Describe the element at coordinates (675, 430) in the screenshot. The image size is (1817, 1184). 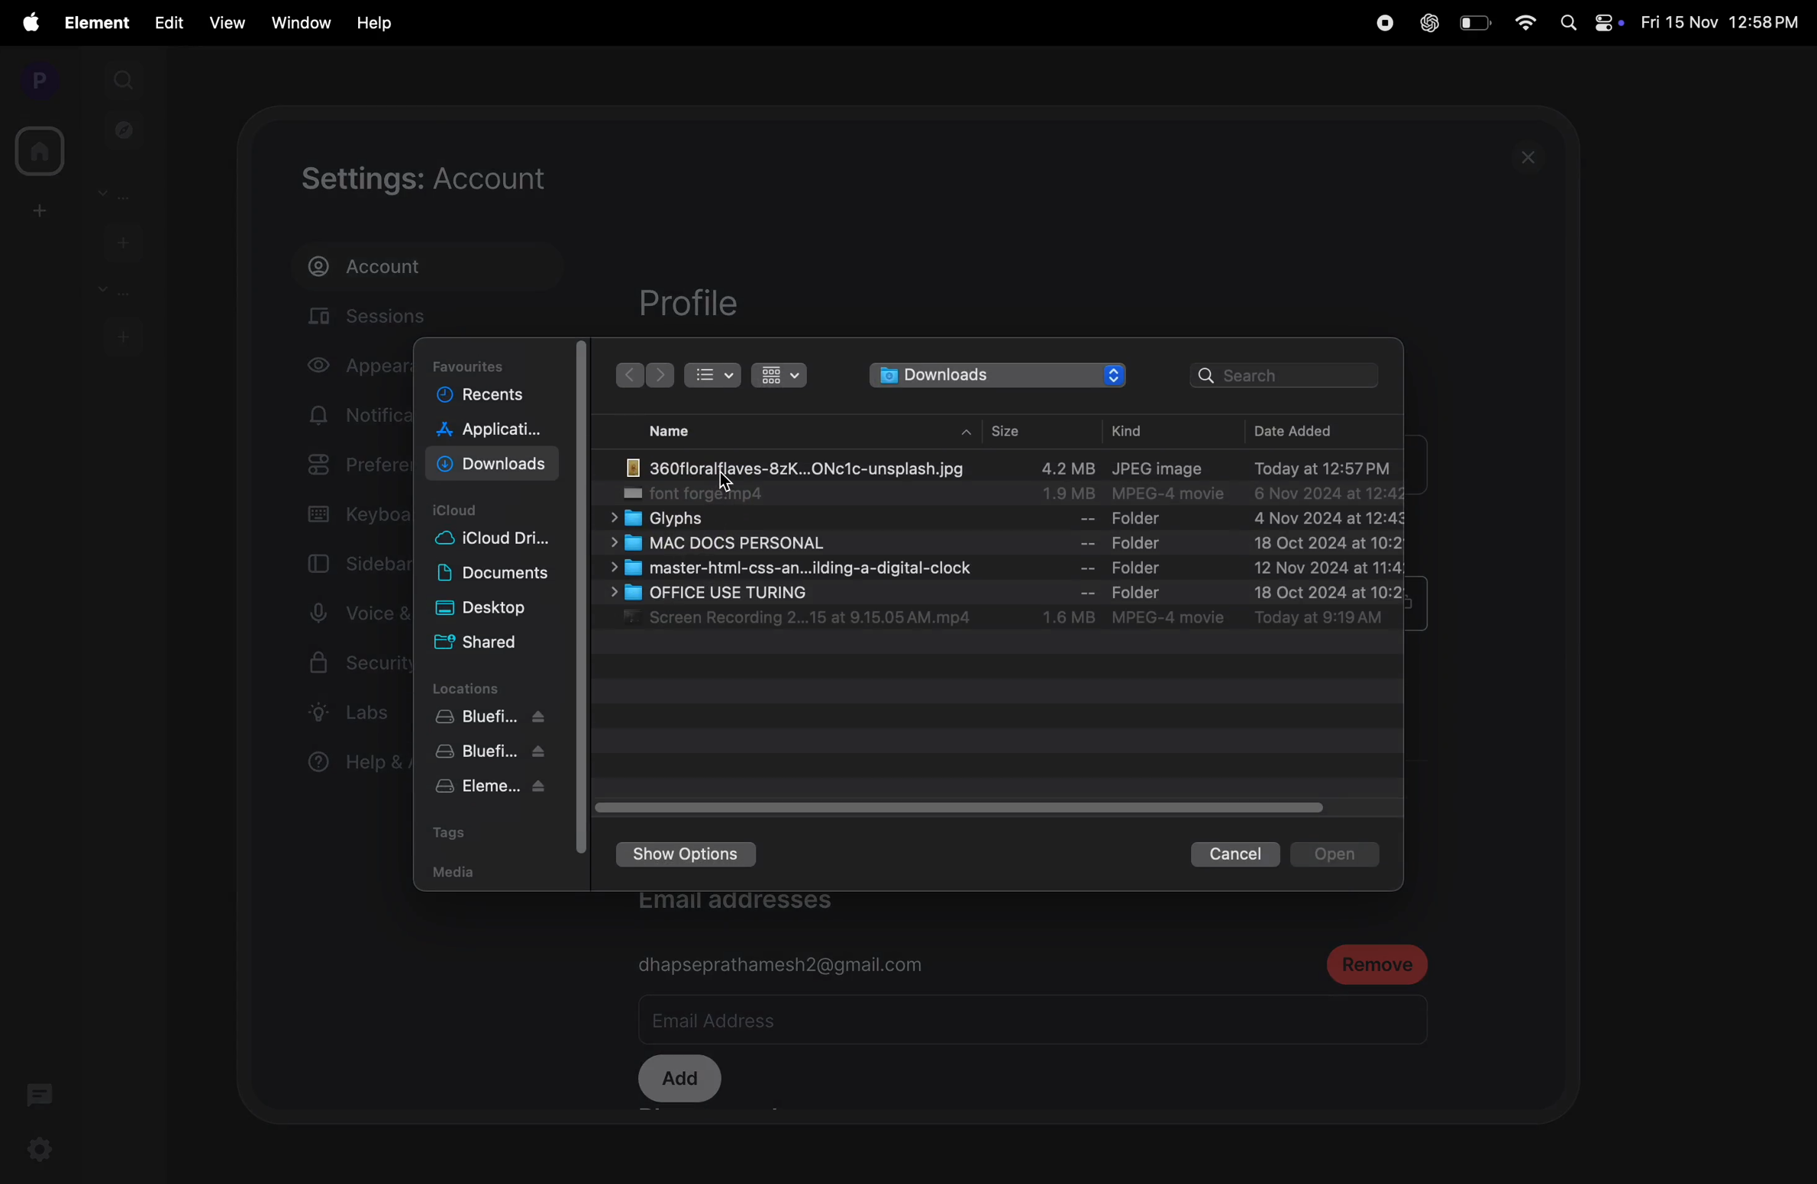
I see `name` at that location.